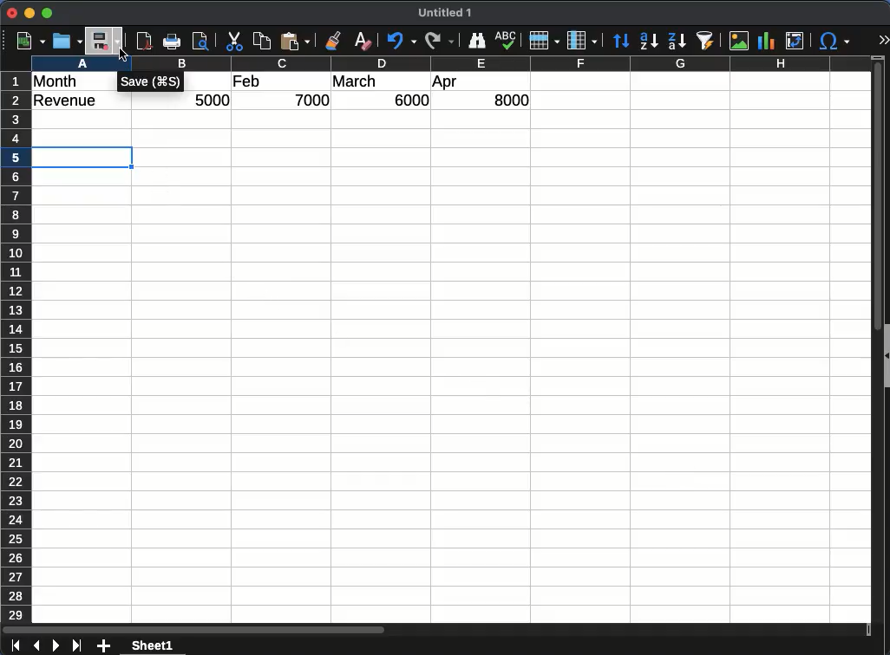 This screenshot has height=655, width=890. What do you see at coordinates (477, 41) in the screenshot?
I see `finder` at bounding box center [477, 41].